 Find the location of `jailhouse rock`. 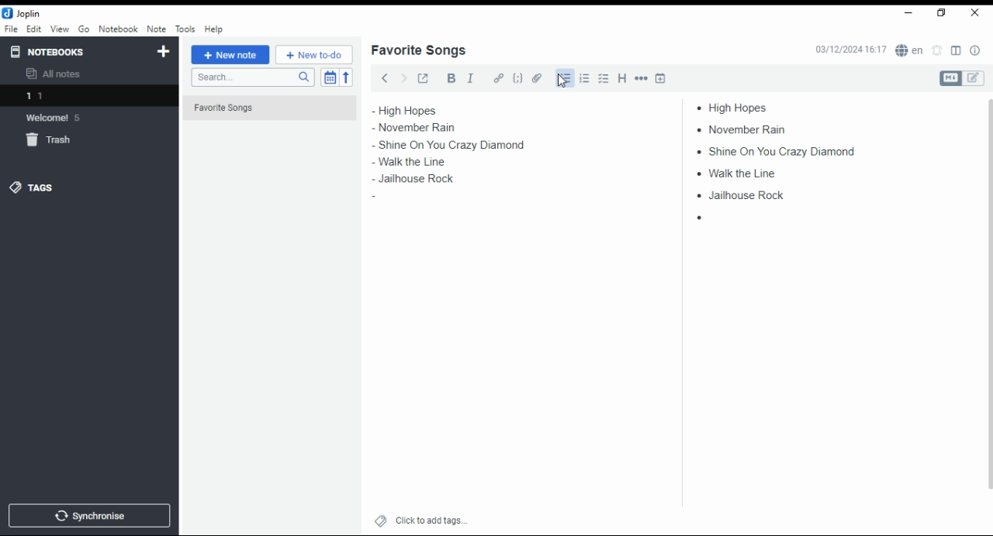

jailhouse rock is located at coordinates (743, 196).